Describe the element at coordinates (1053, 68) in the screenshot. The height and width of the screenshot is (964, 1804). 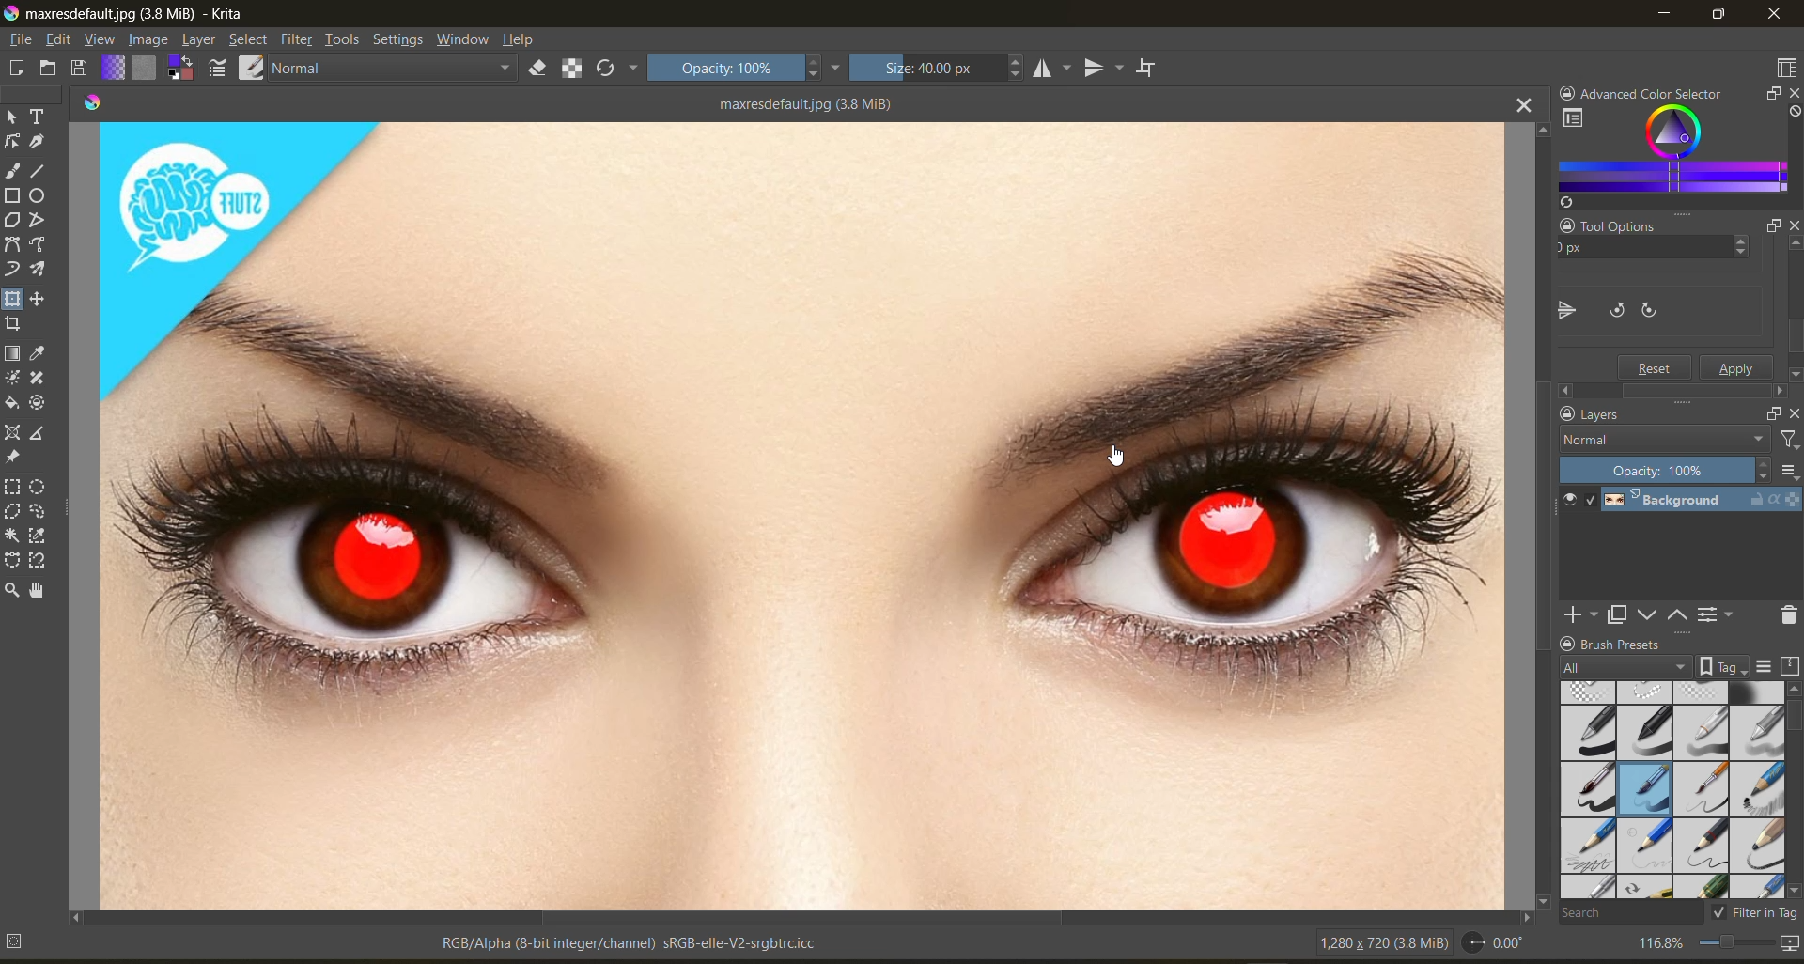
I see `horizontal mirror tool` at that location.